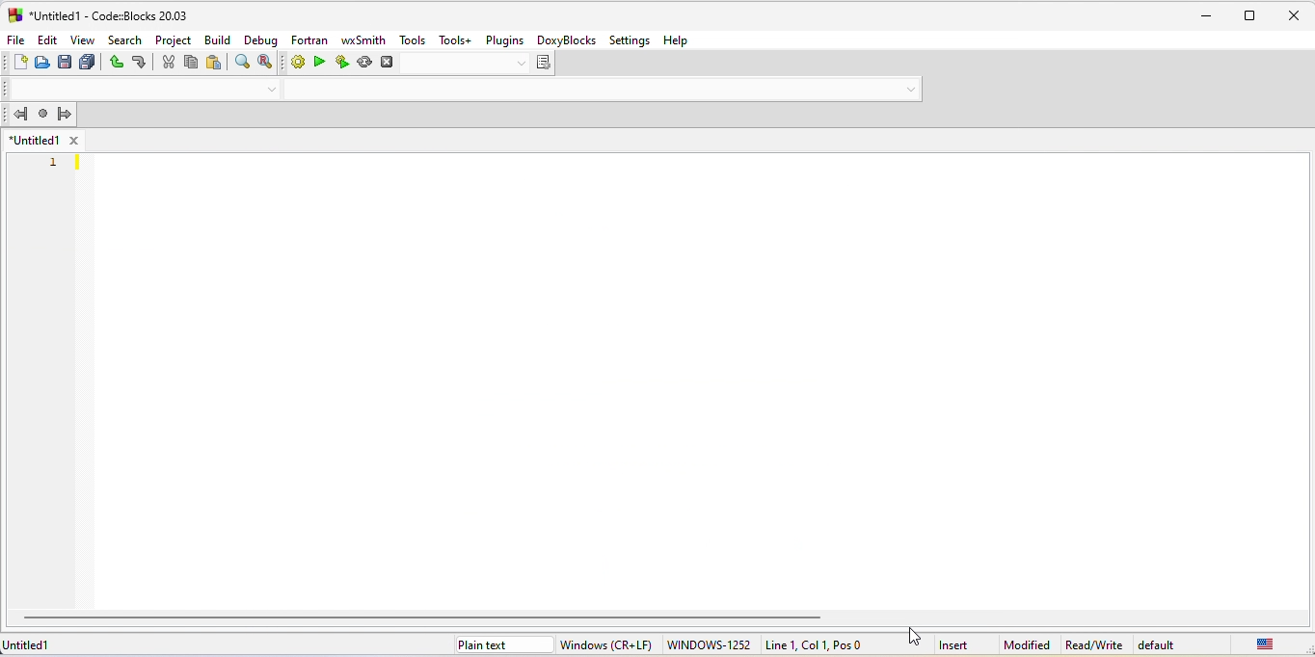 This screenshot has width=1315, height=657. I want to click on untitled 1, so click(34, 140).